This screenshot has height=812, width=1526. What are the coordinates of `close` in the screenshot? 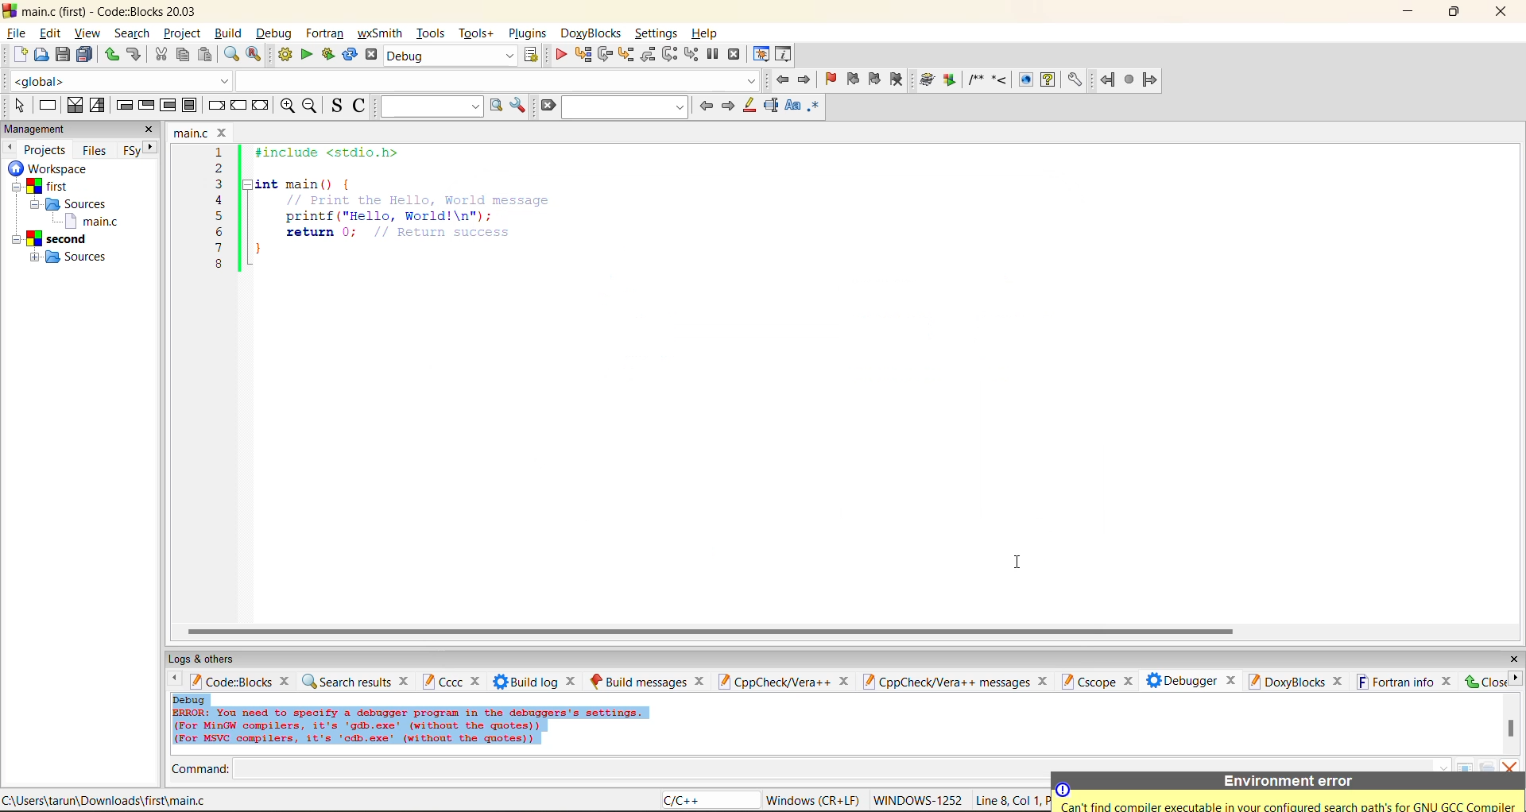 It's located at (1127, 682).